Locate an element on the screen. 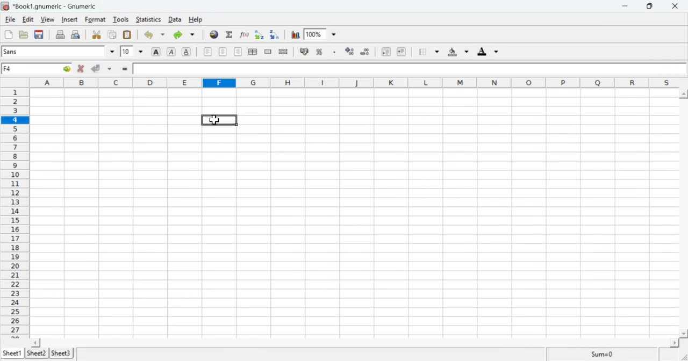 Image resolution: width=688 pixels, height=361 pixels. Background is located at coordinates (455, 52).